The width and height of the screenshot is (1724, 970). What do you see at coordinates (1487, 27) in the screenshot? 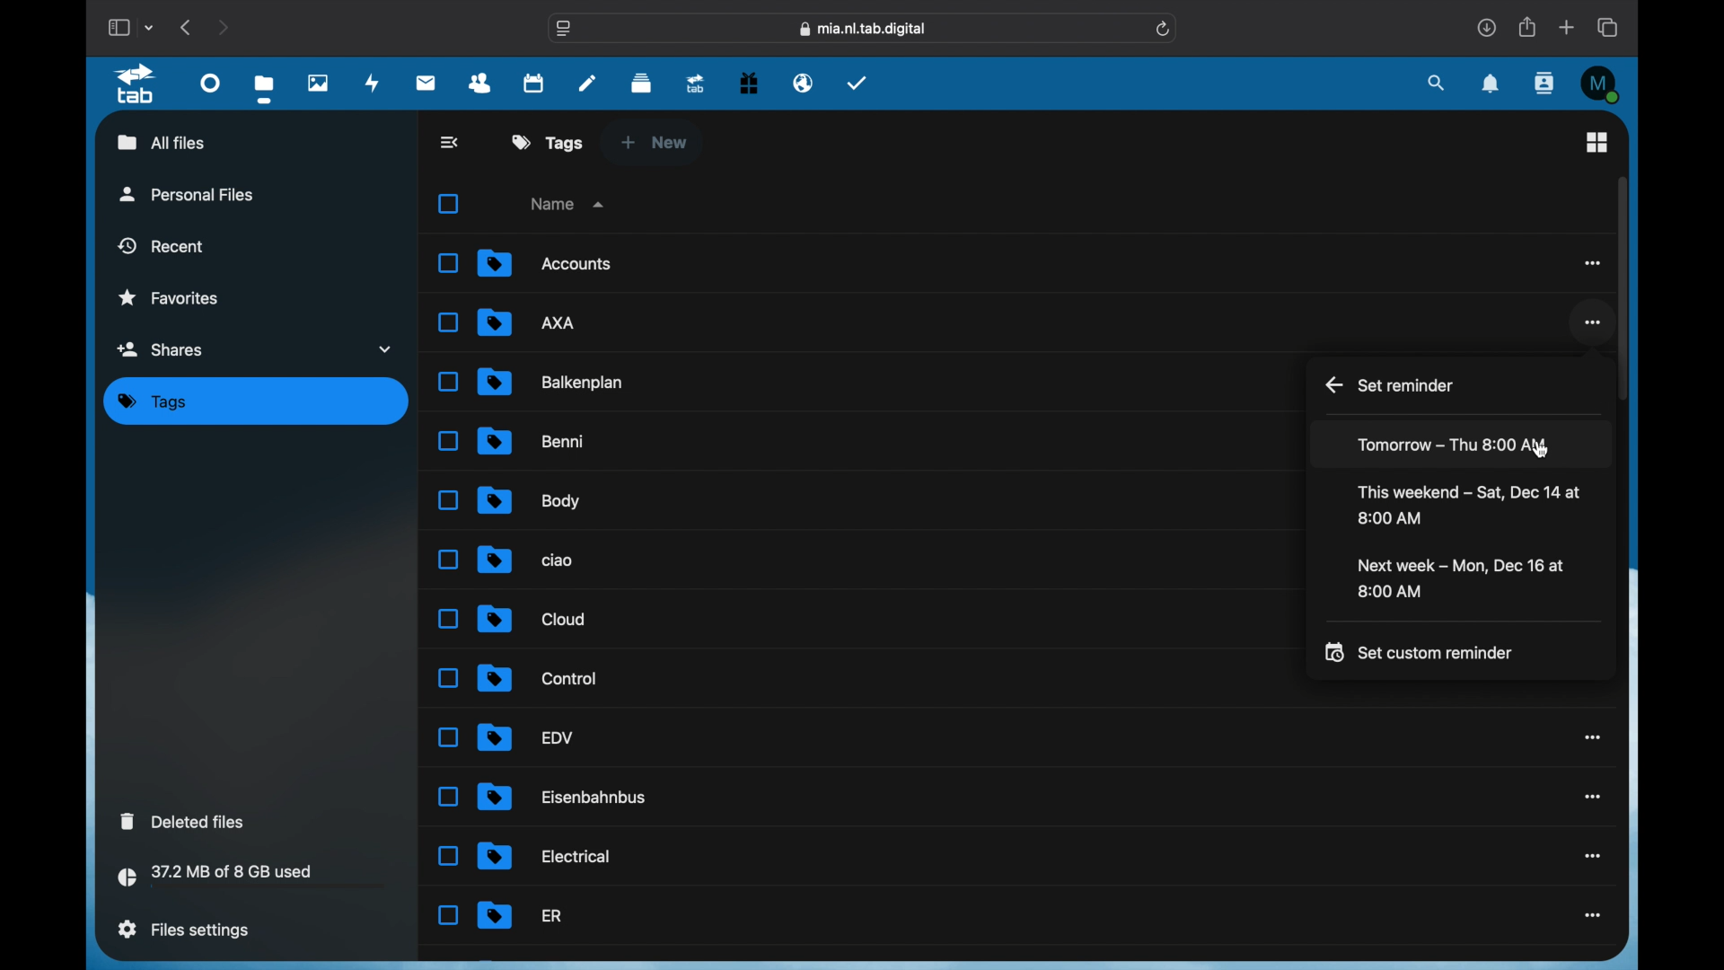
I see `downloads` at bounding box center [1487, 27].